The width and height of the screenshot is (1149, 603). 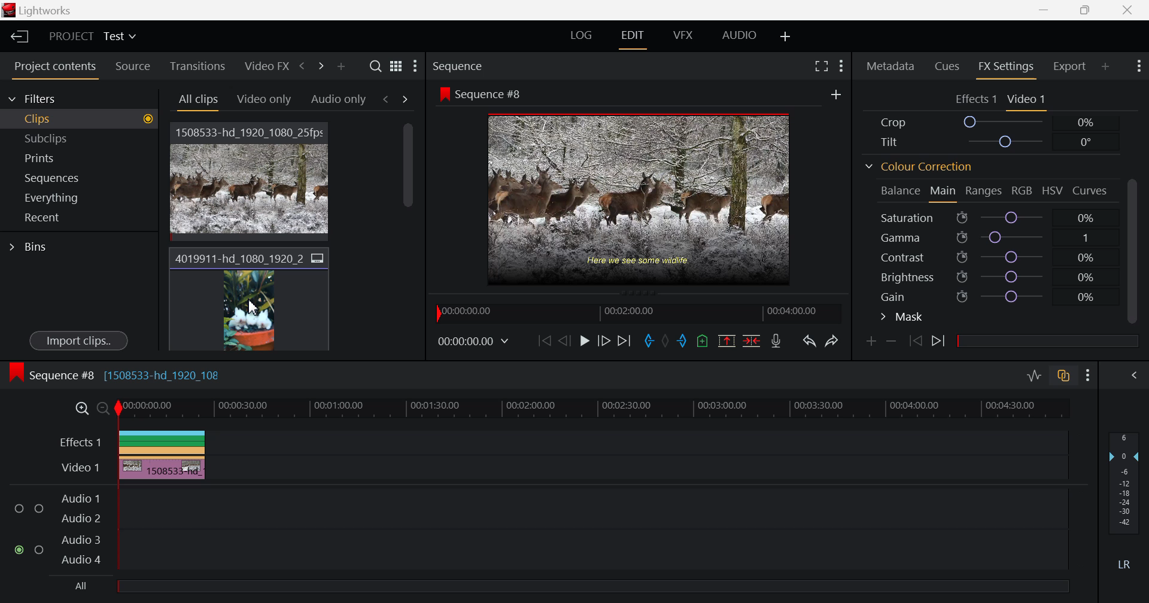 What do you see at coordinates (890, 65) in the screenshot?
I see `Metadata` at bounding box center [890, 65].